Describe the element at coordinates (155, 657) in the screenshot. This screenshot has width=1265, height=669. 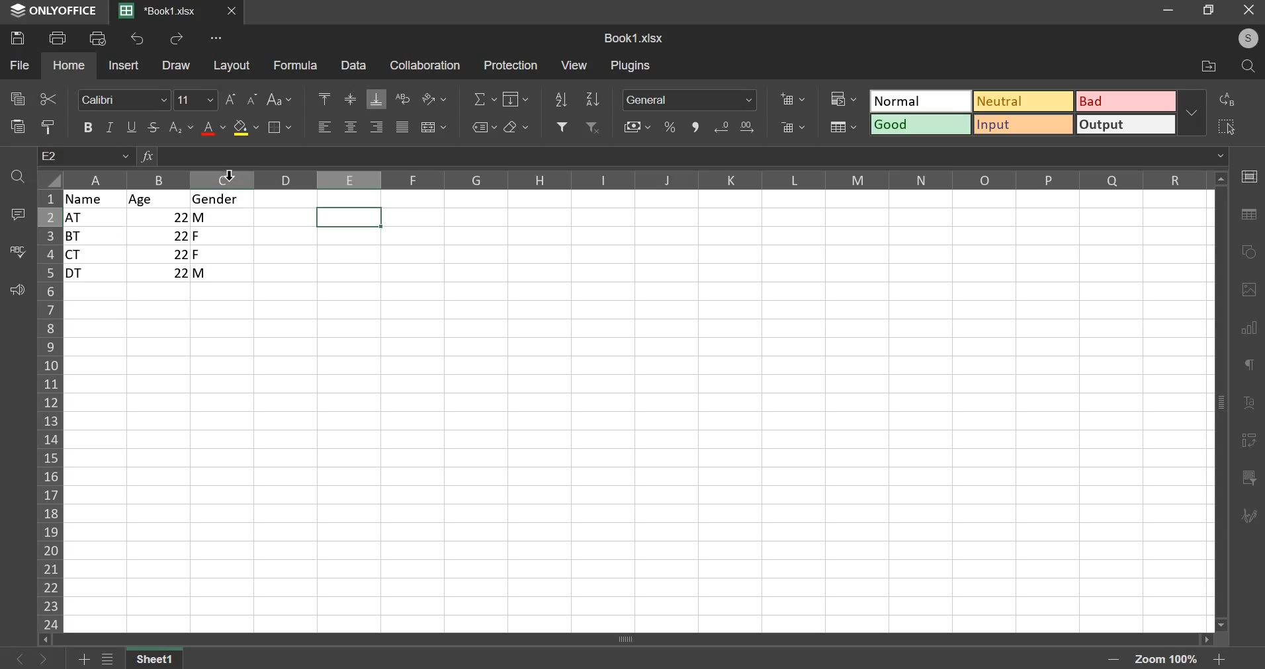
I see `sheet 1` at that location.